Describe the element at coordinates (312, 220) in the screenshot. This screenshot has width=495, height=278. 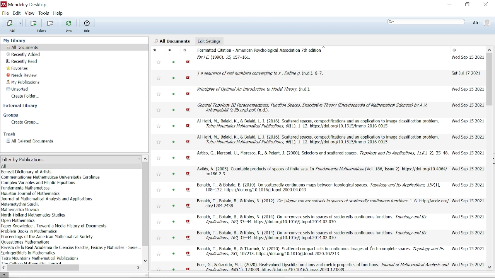
I see `citation` at that location.